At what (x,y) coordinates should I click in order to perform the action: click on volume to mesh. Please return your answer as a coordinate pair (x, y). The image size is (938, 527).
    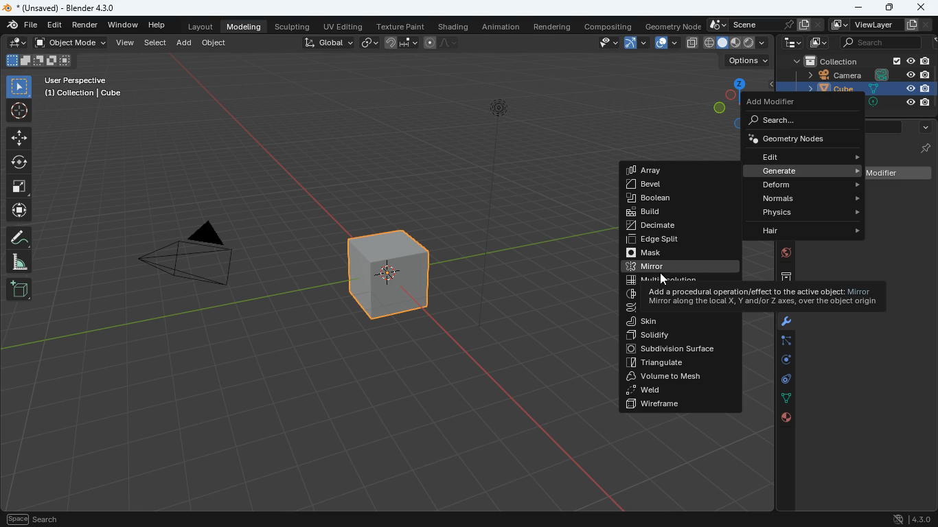
    Looking at the image, I should click on (676, 377).